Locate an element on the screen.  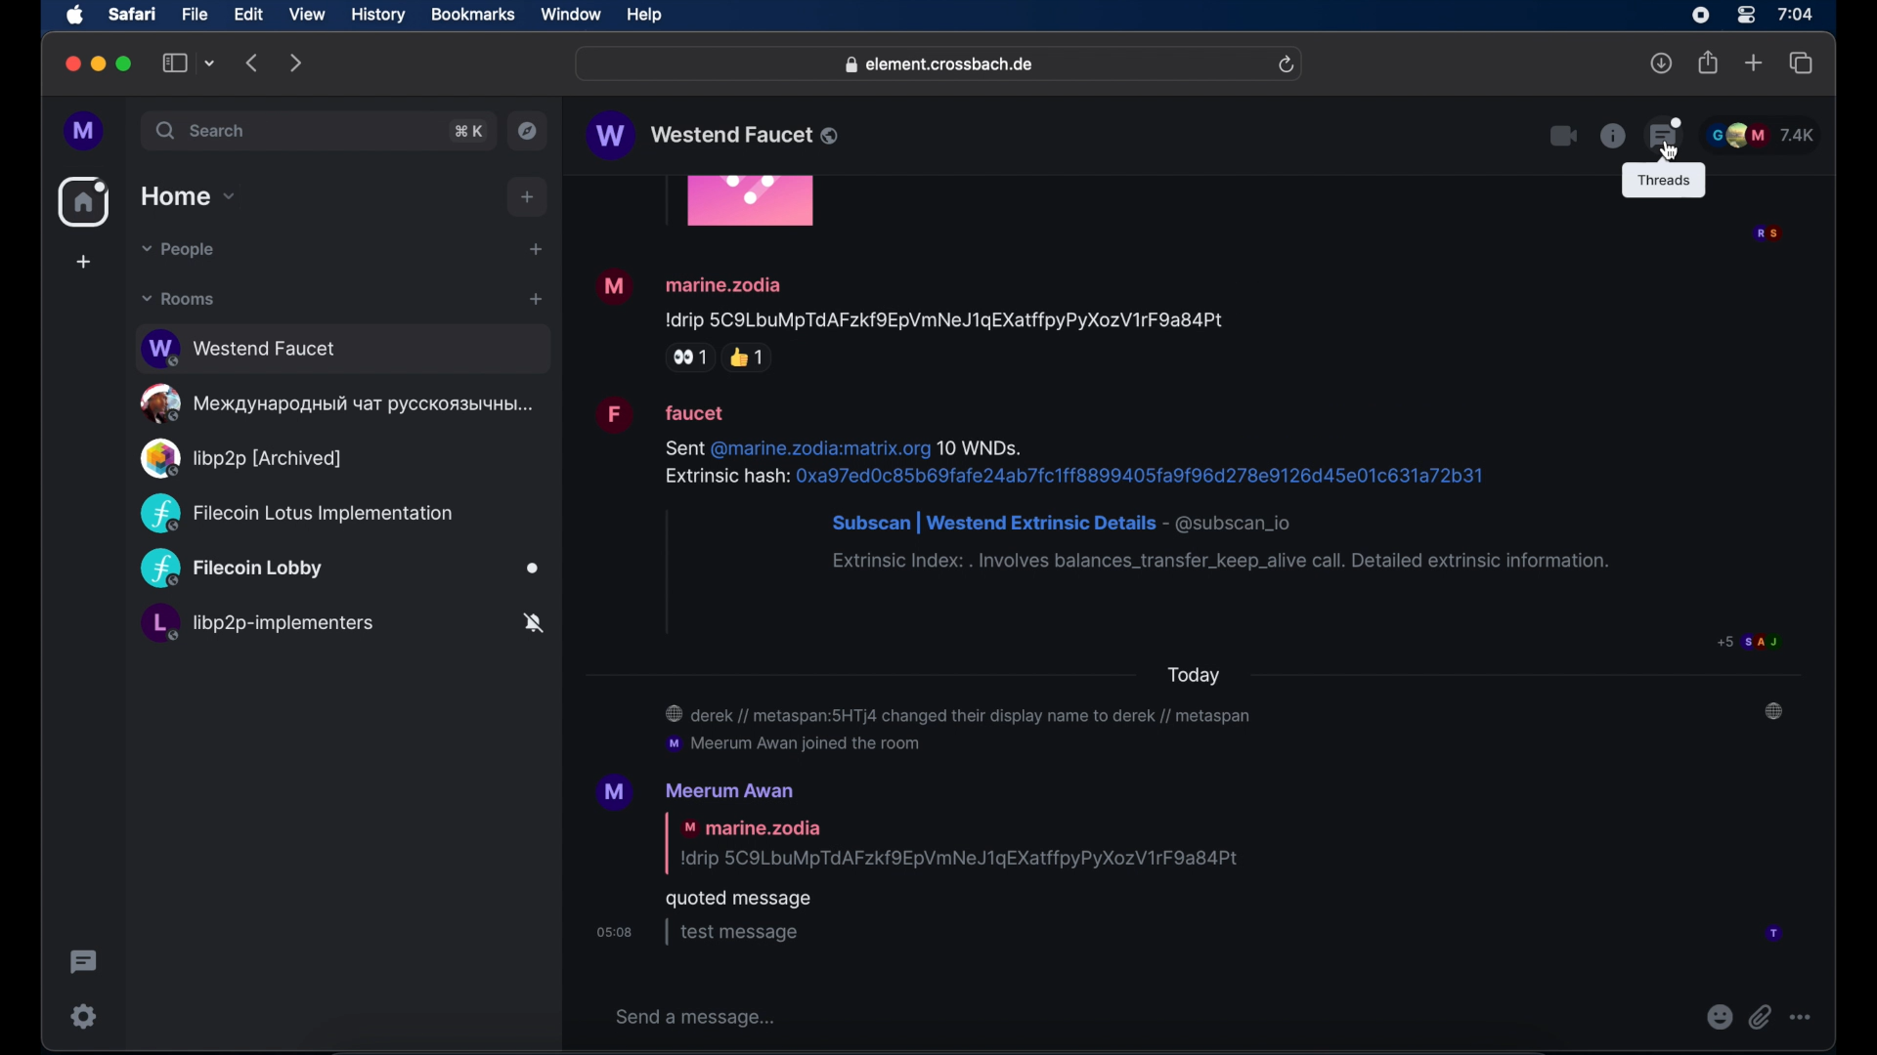
control center is located at coordinates (1747, 15).